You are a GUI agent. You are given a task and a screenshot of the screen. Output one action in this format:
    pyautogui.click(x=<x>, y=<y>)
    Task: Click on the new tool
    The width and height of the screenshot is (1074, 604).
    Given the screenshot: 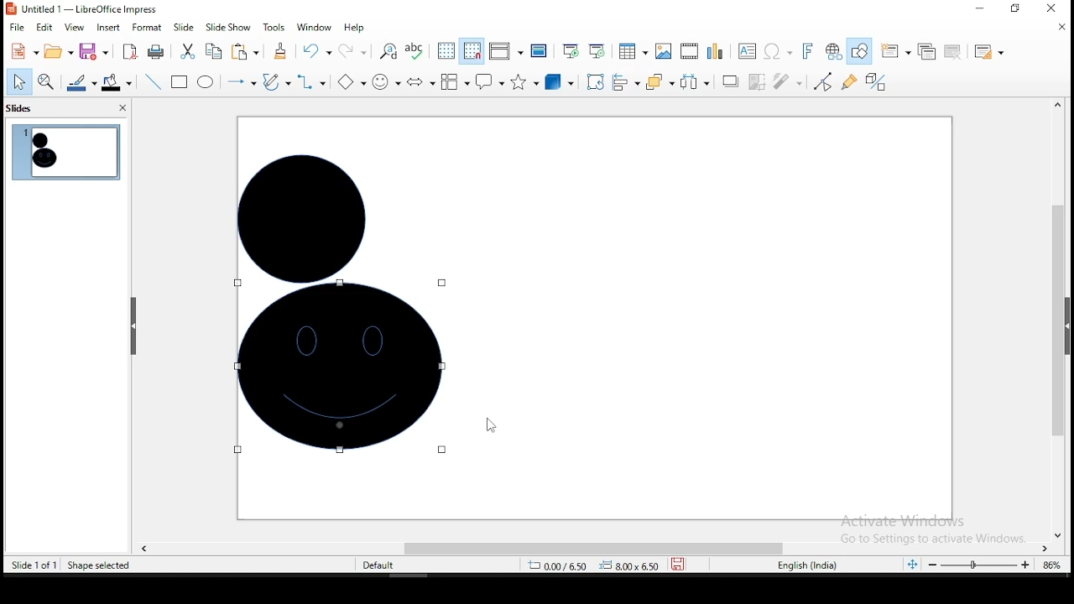 What is the action you would take?
    pyautogui.click(x=23, y=50)
    